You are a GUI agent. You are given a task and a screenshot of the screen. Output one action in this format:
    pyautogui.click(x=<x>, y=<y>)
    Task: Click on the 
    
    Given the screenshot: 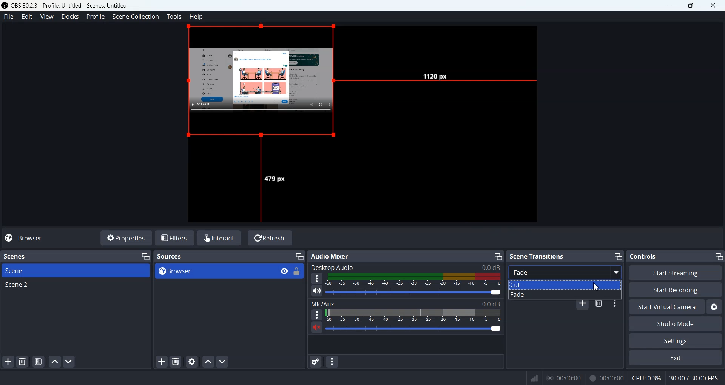 What is the action you would take?
    pyautogui.click(x=435, y=75)
    